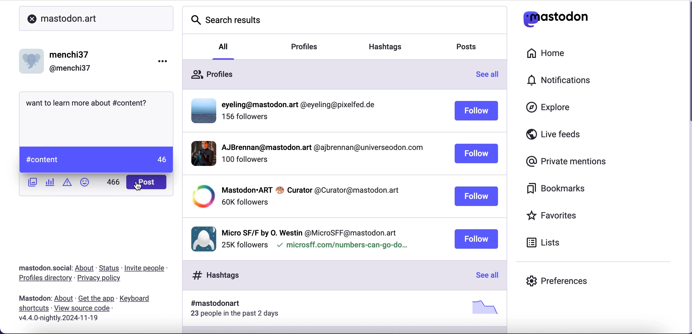 This screenshot has height=334, width=692. What do you see at coordinates (130, 101) in the screenshot?
I see `#content` at bounding box center [130, 101].